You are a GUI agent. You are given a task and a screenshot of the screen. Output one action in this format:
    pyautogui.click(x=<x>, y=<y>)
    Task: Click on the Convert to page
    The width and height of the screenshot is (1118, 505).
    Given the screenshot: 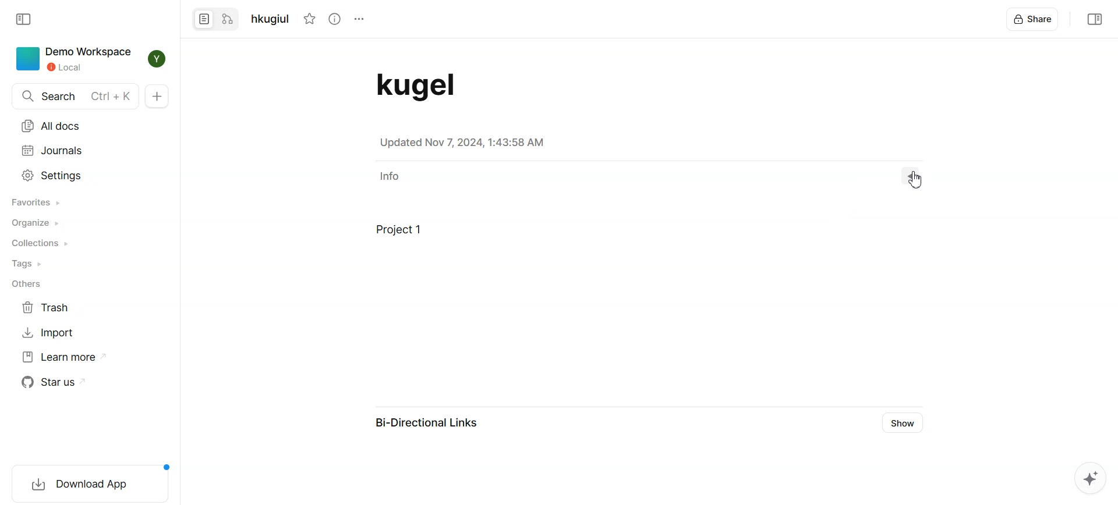 What is the action you would take?
    pyautogui.click(x=204, y=20)
    